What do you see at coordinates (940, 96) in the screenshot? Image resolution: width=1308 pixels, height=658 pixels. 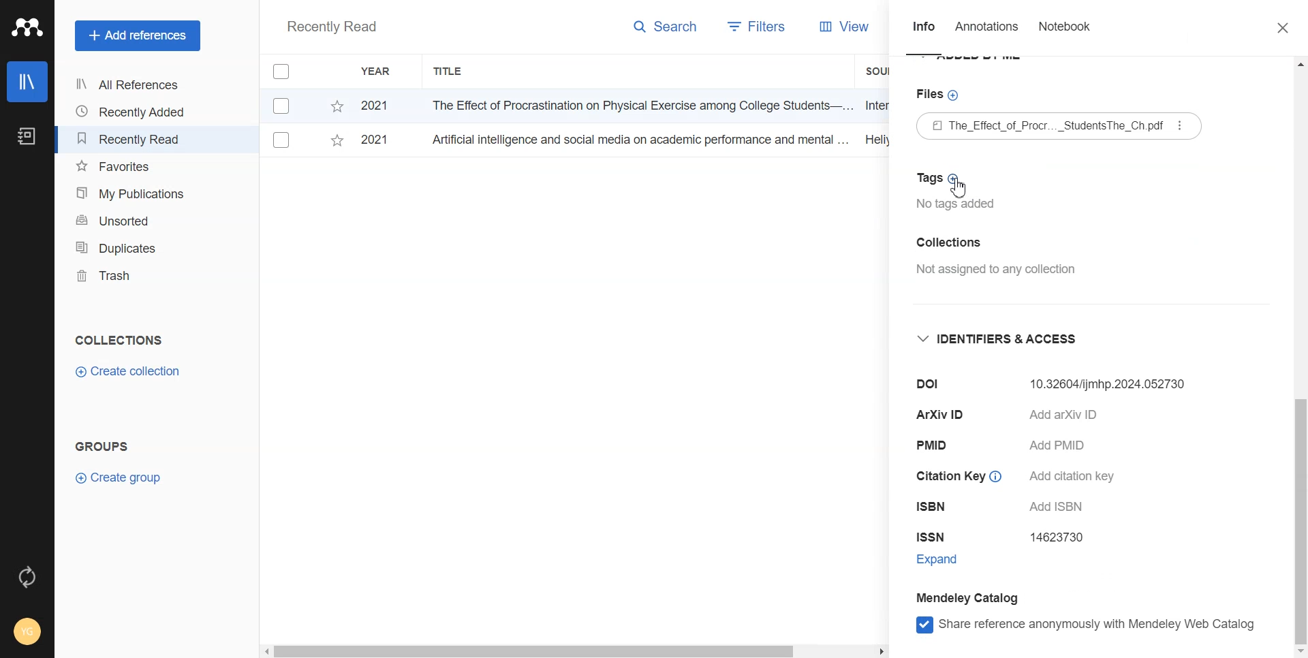 I see `Files` at bounding box center [940, 96].